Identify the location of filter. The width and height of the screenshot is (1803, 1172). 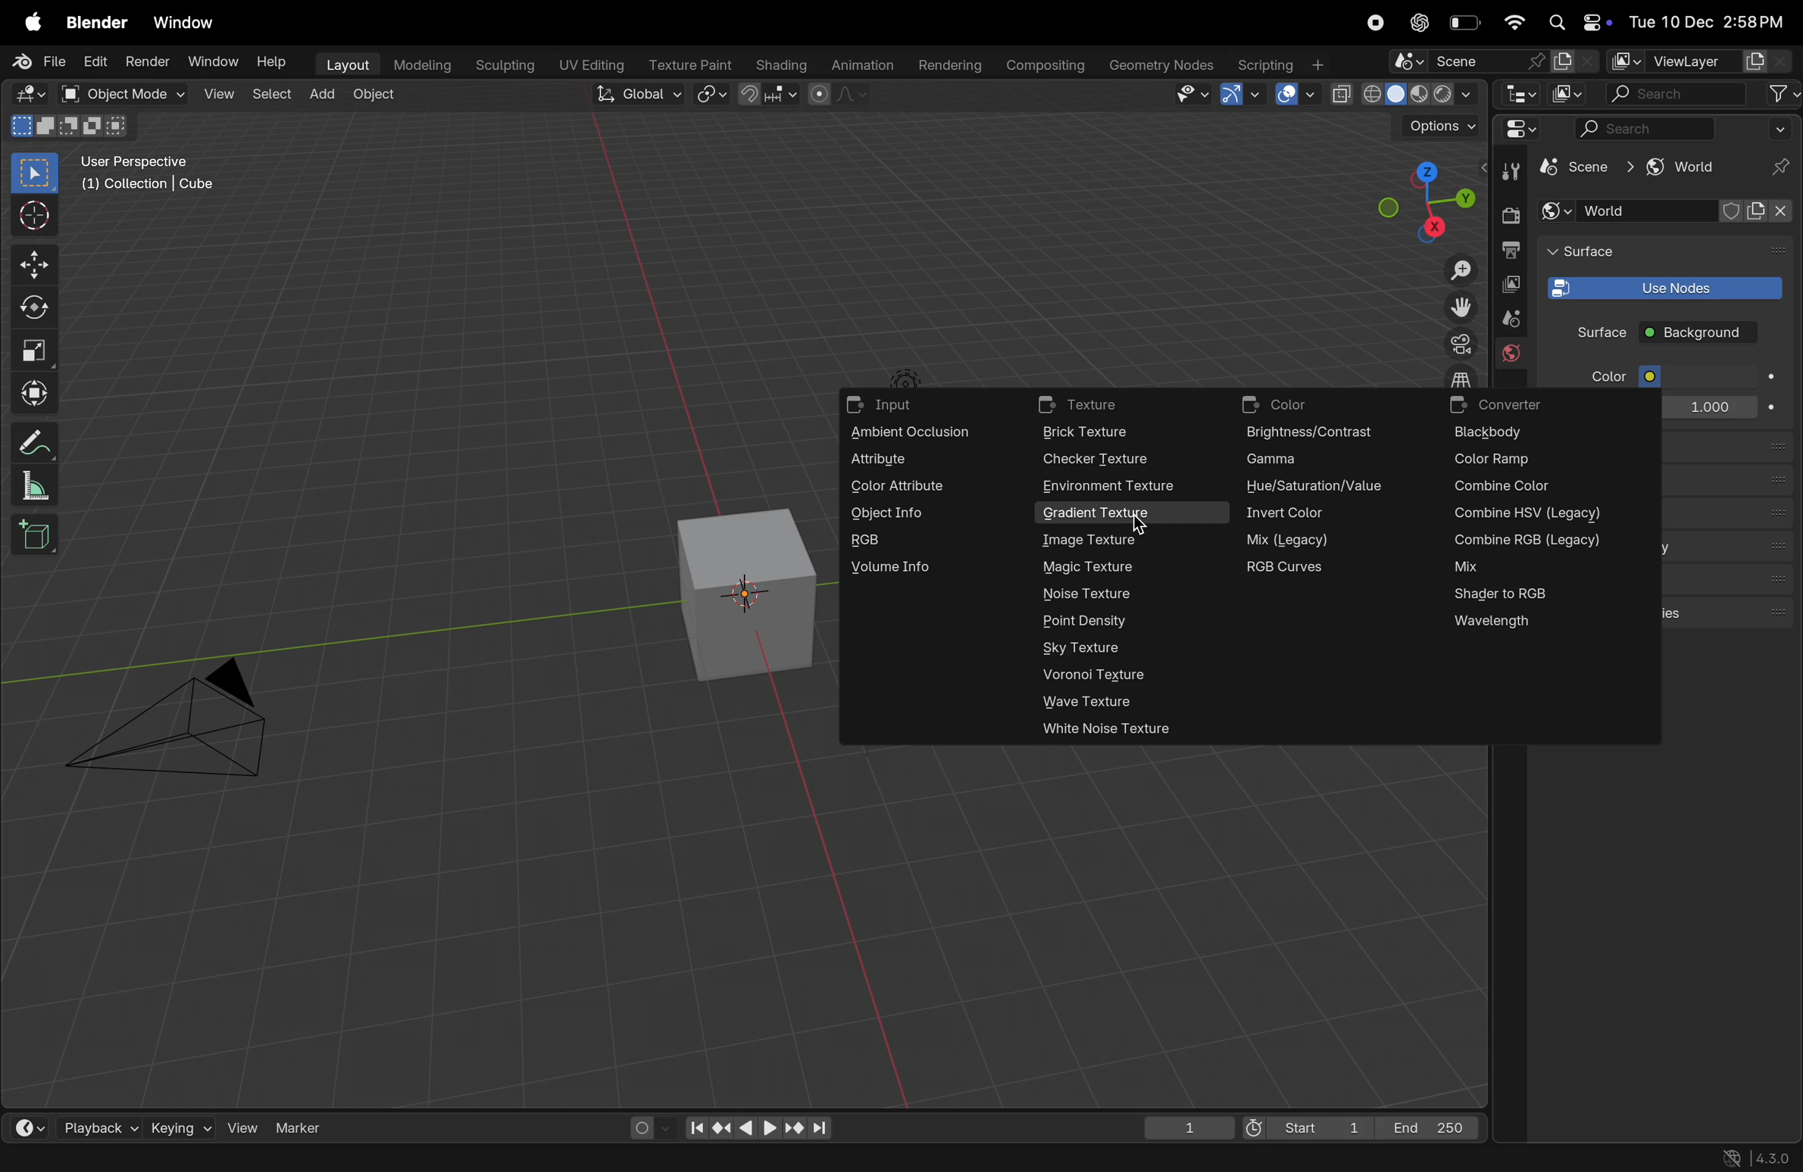
(1780, 95).